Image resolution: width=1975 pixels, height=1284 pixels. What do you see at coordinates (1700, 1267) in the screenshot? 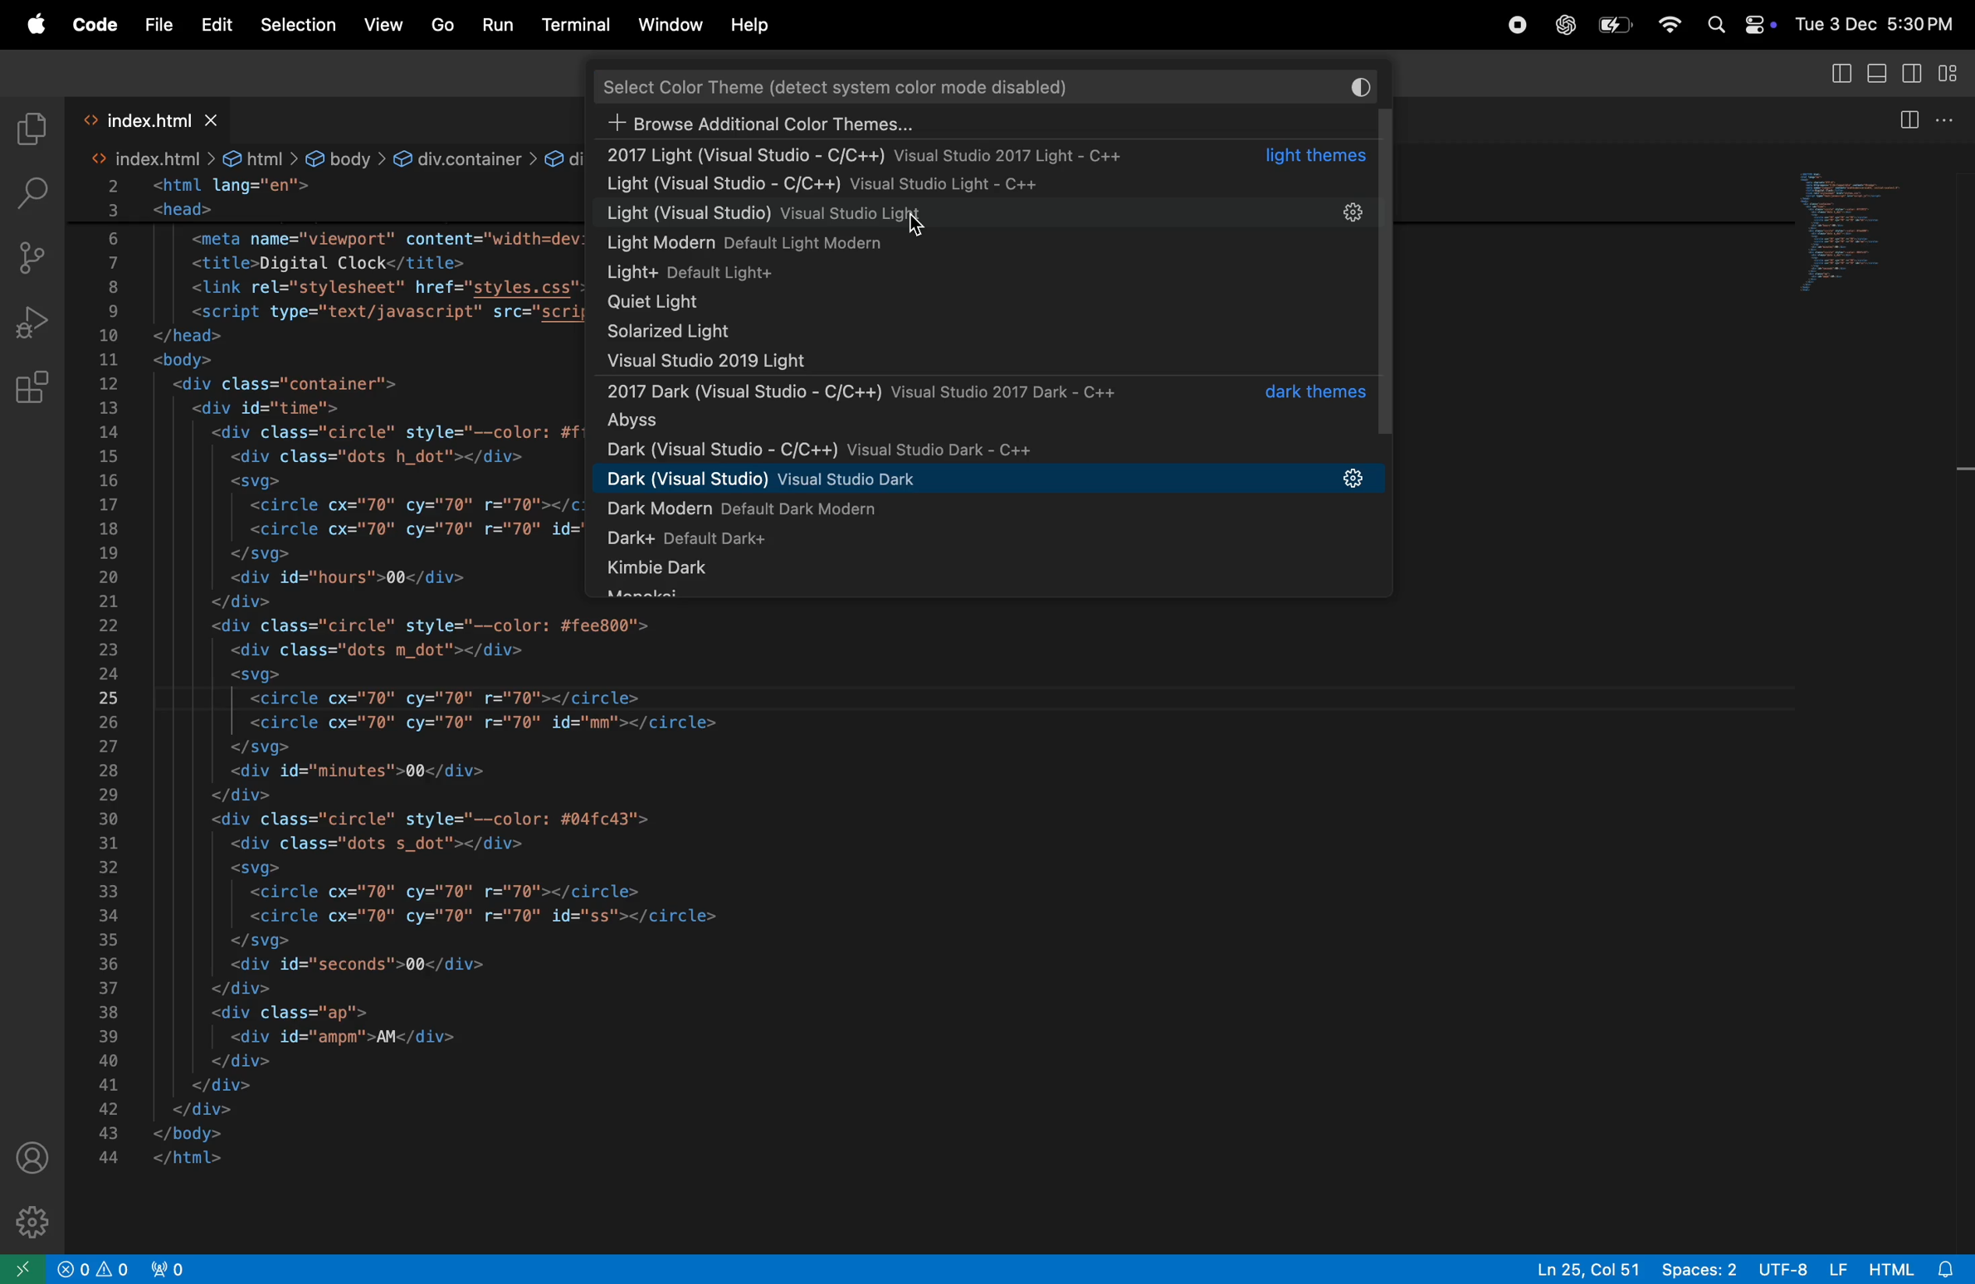
I see `space 2` at bounding box center [1700, 1267].